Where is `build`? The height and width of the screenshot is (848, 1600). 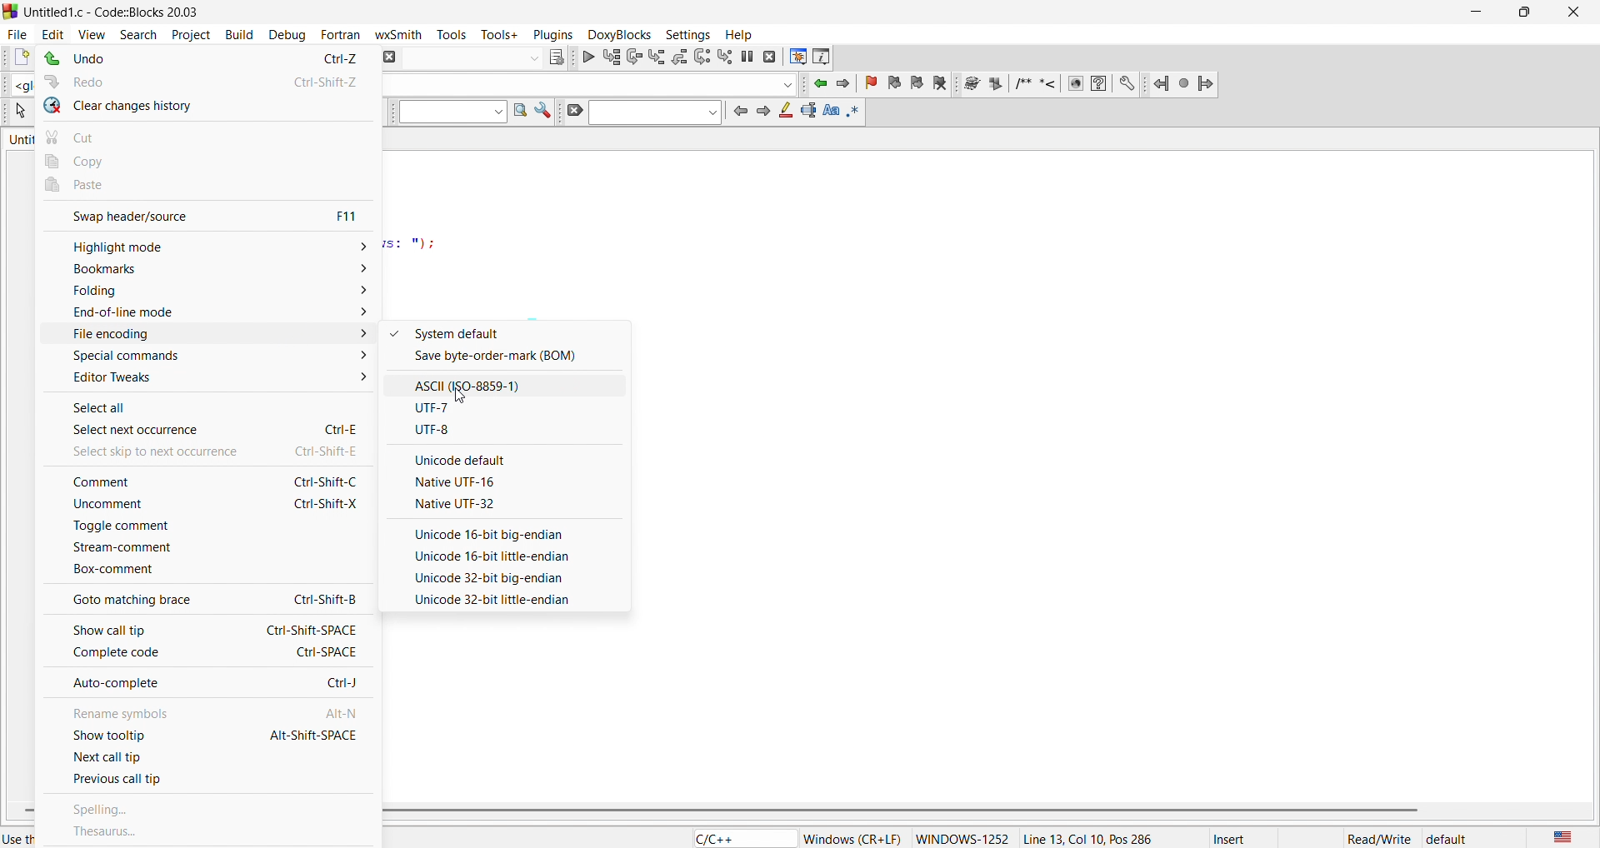
build is located at coordinates (240, 37).